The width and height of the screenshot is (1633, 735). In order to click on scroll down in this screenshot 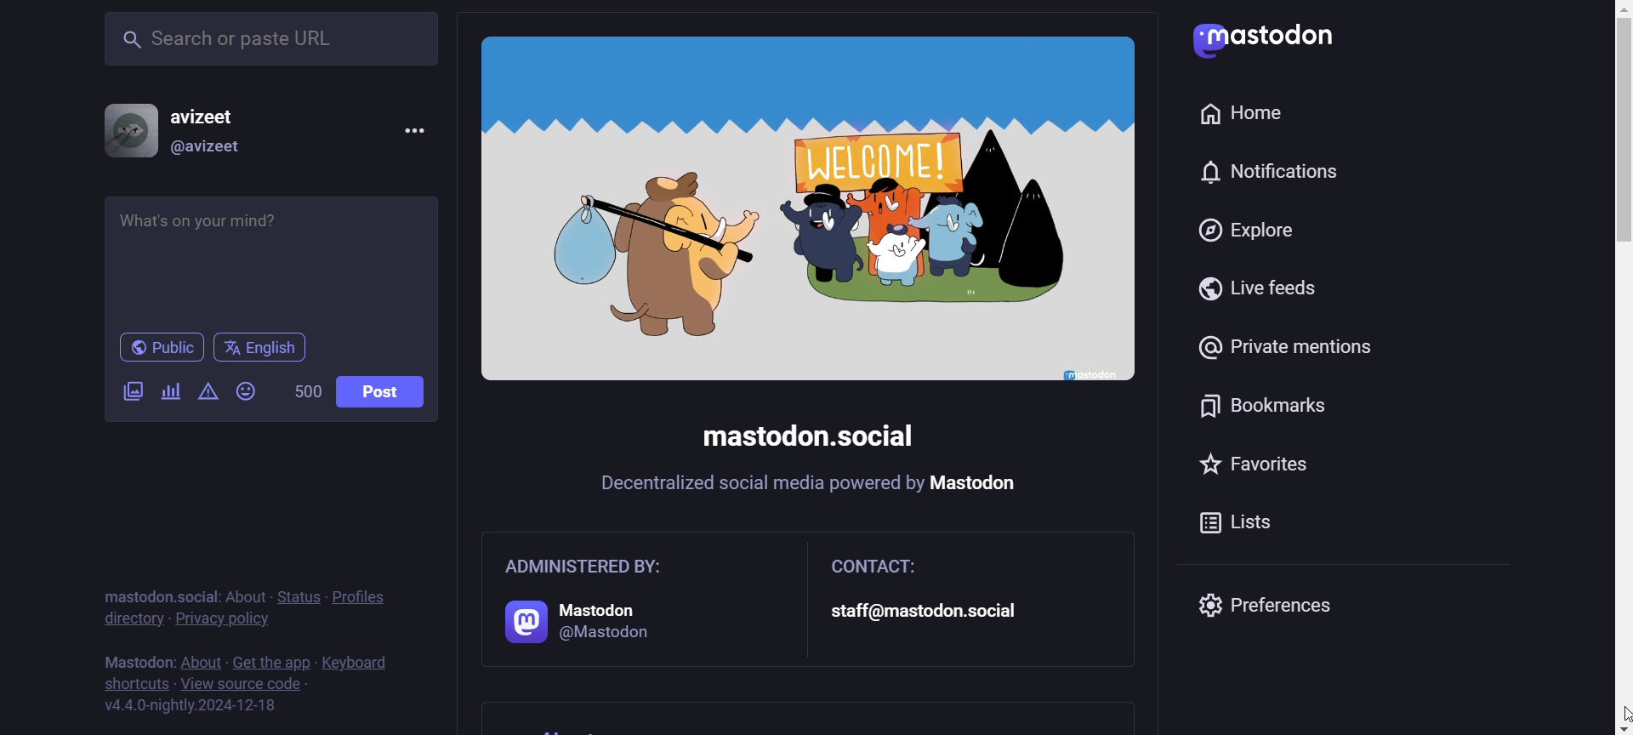, I will do `click(1613, 729)`.